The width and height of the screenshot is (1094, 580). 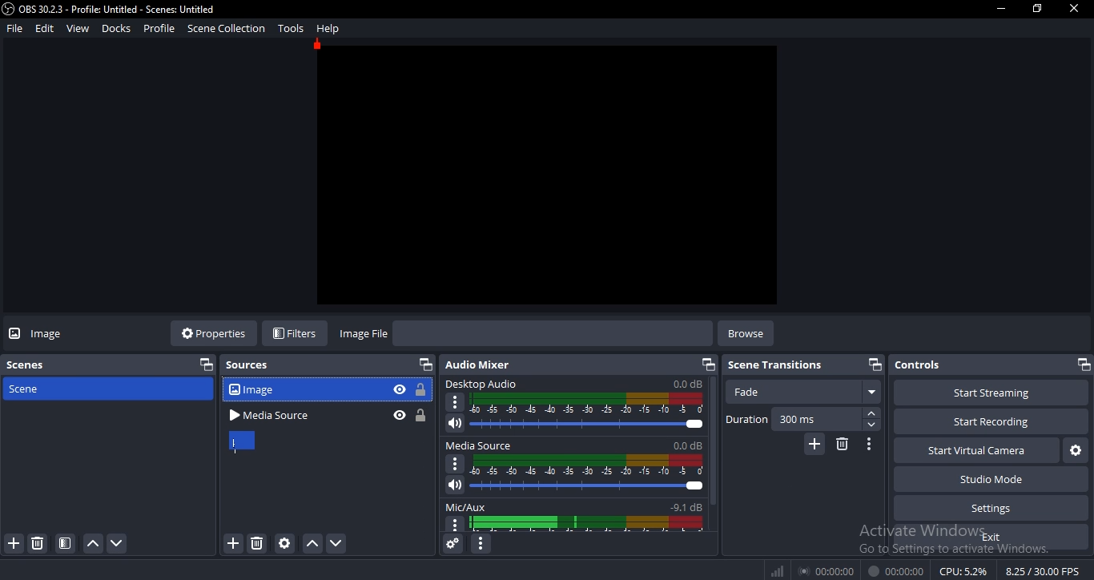 I want to click on edit, so click(x=44, y=28).